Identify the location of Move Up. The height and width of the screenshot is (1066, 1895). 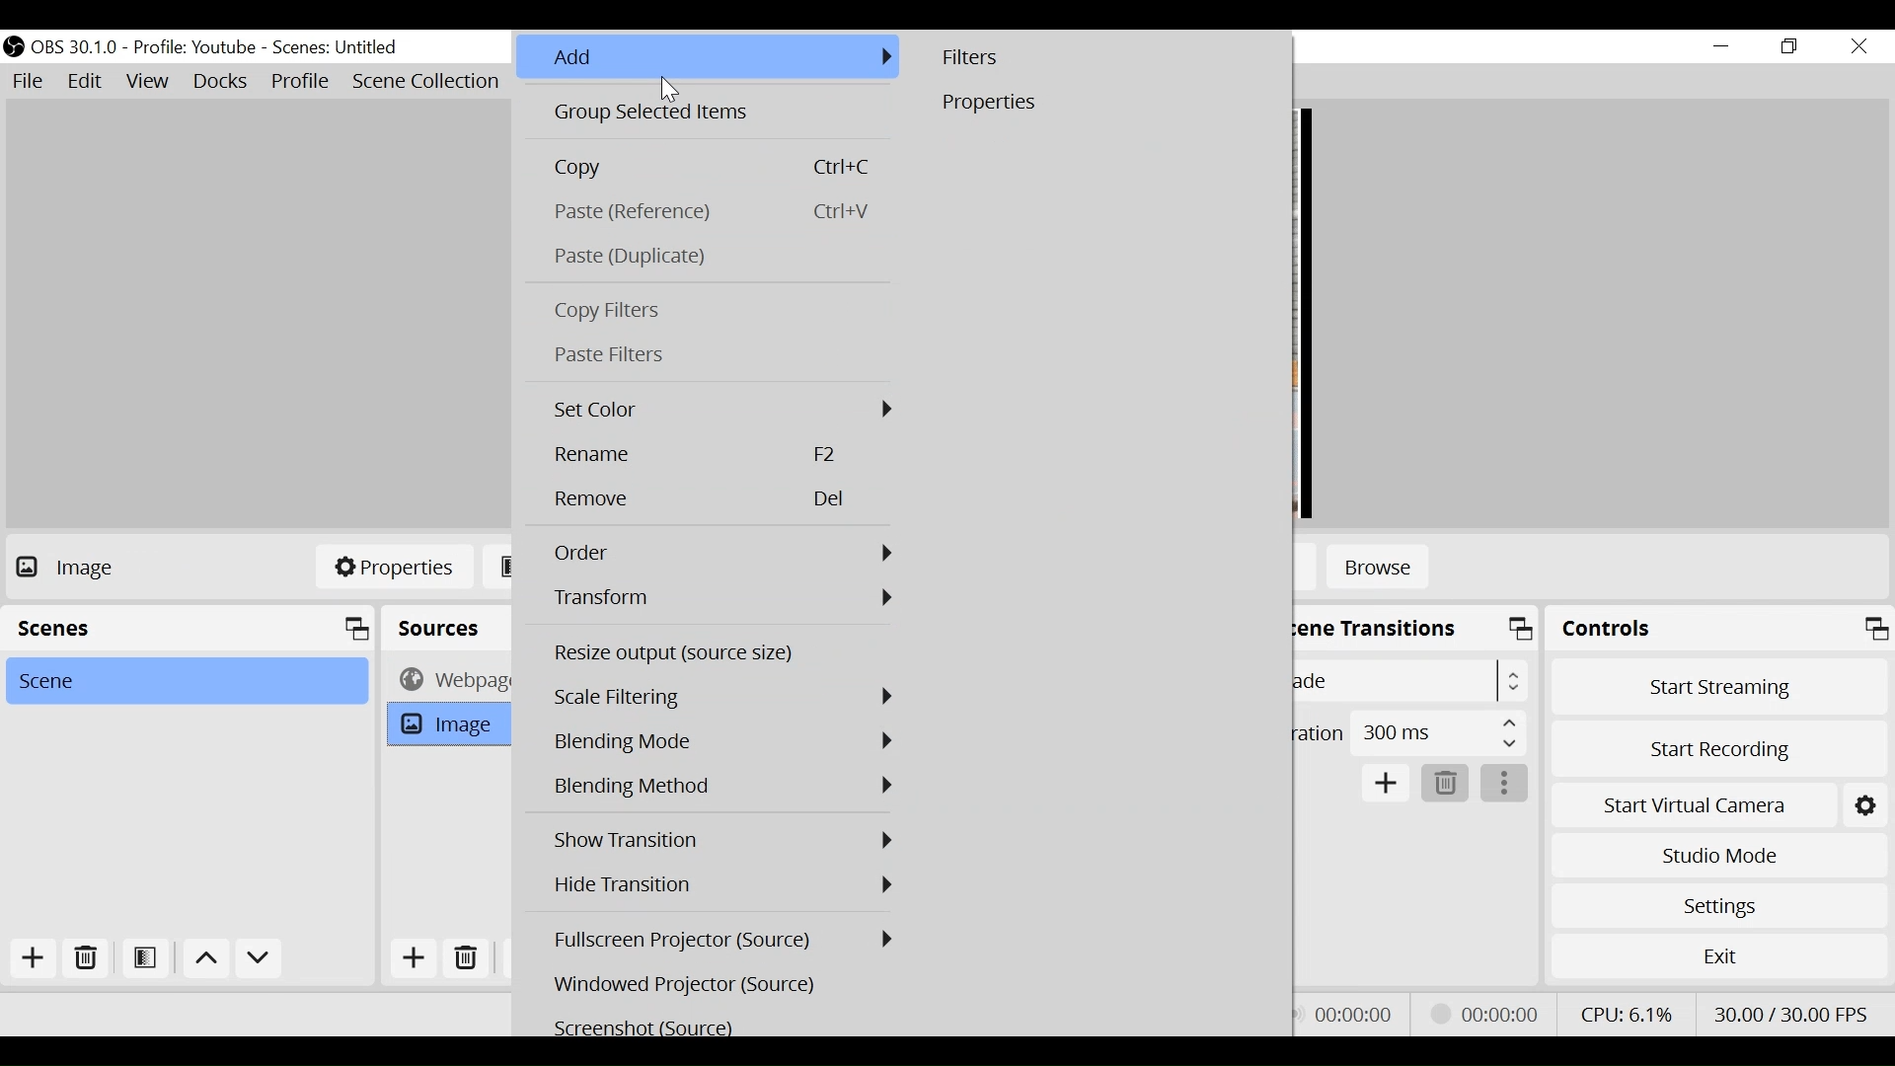
(204, 960).